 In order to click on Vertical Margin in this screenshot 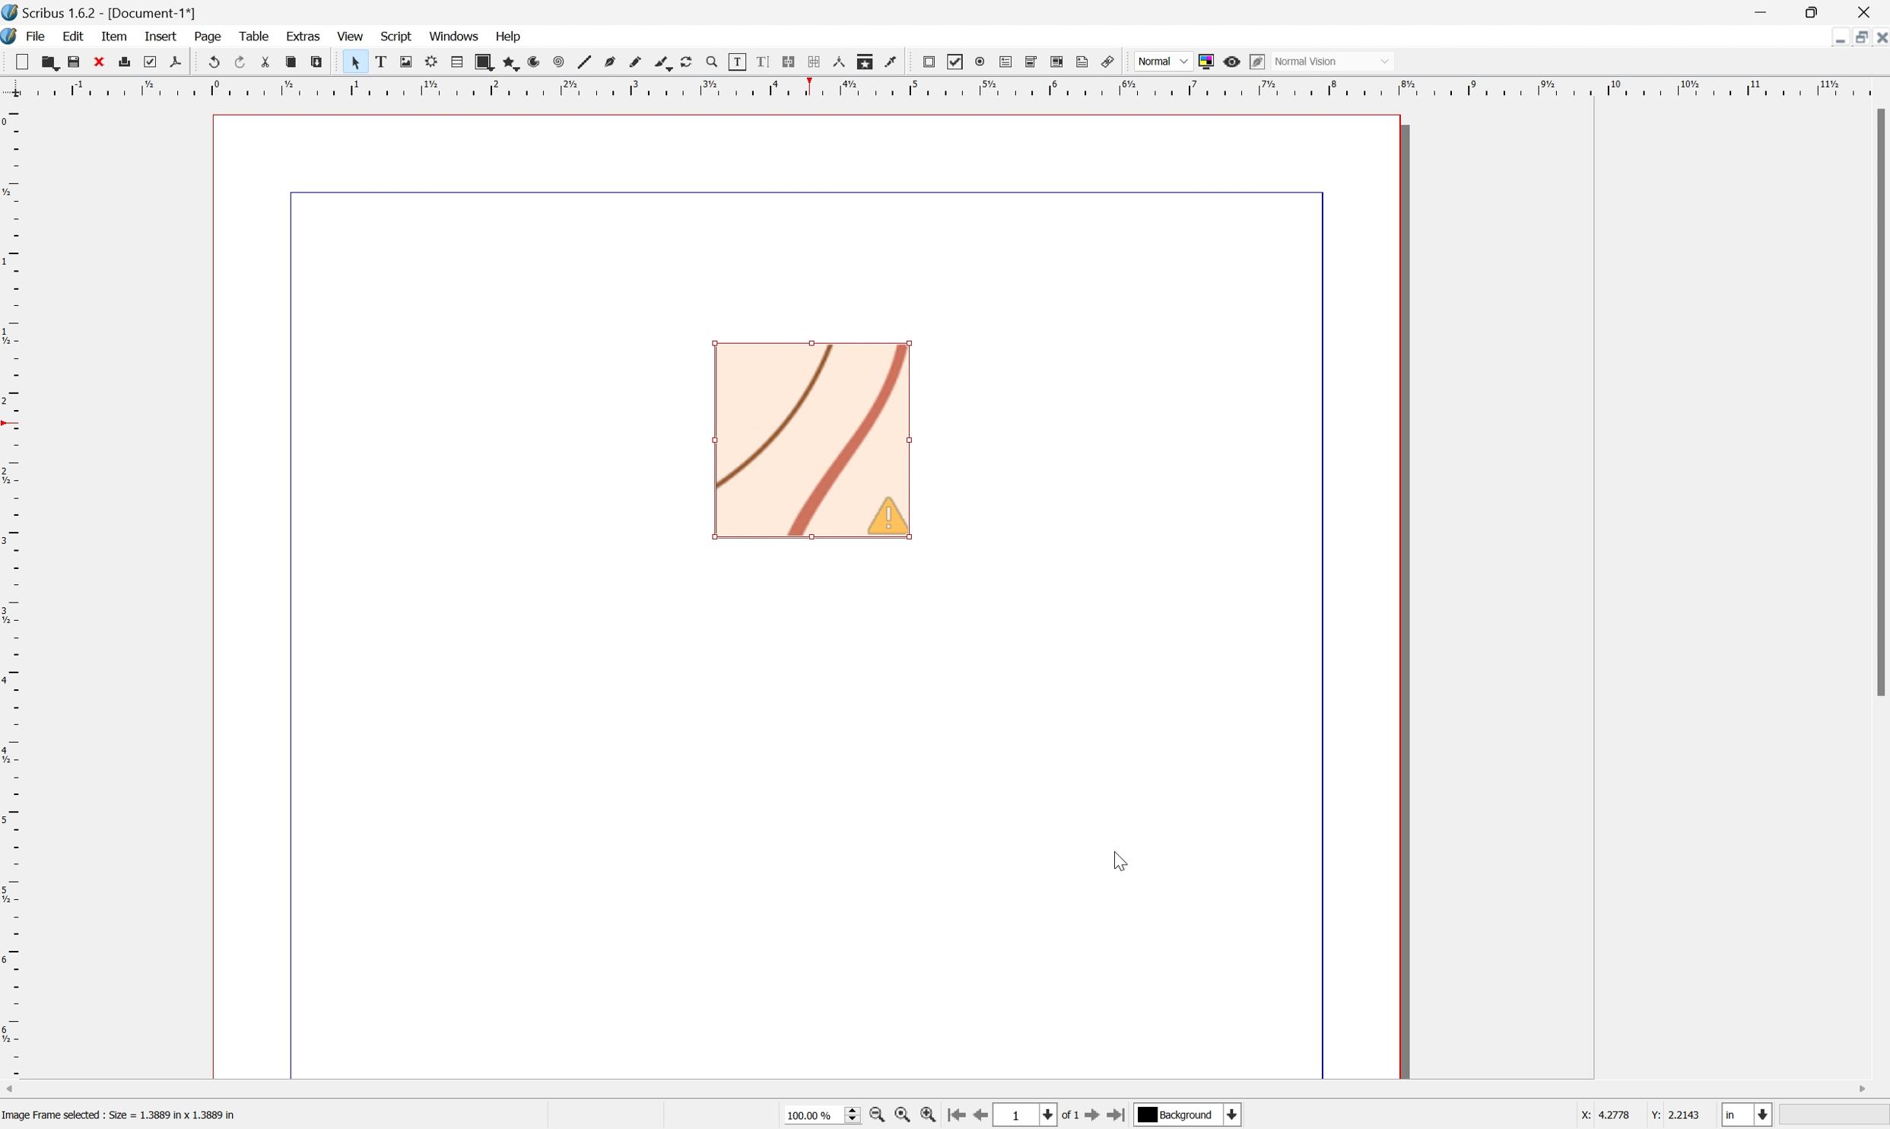, I will do `click(12, 593)`.